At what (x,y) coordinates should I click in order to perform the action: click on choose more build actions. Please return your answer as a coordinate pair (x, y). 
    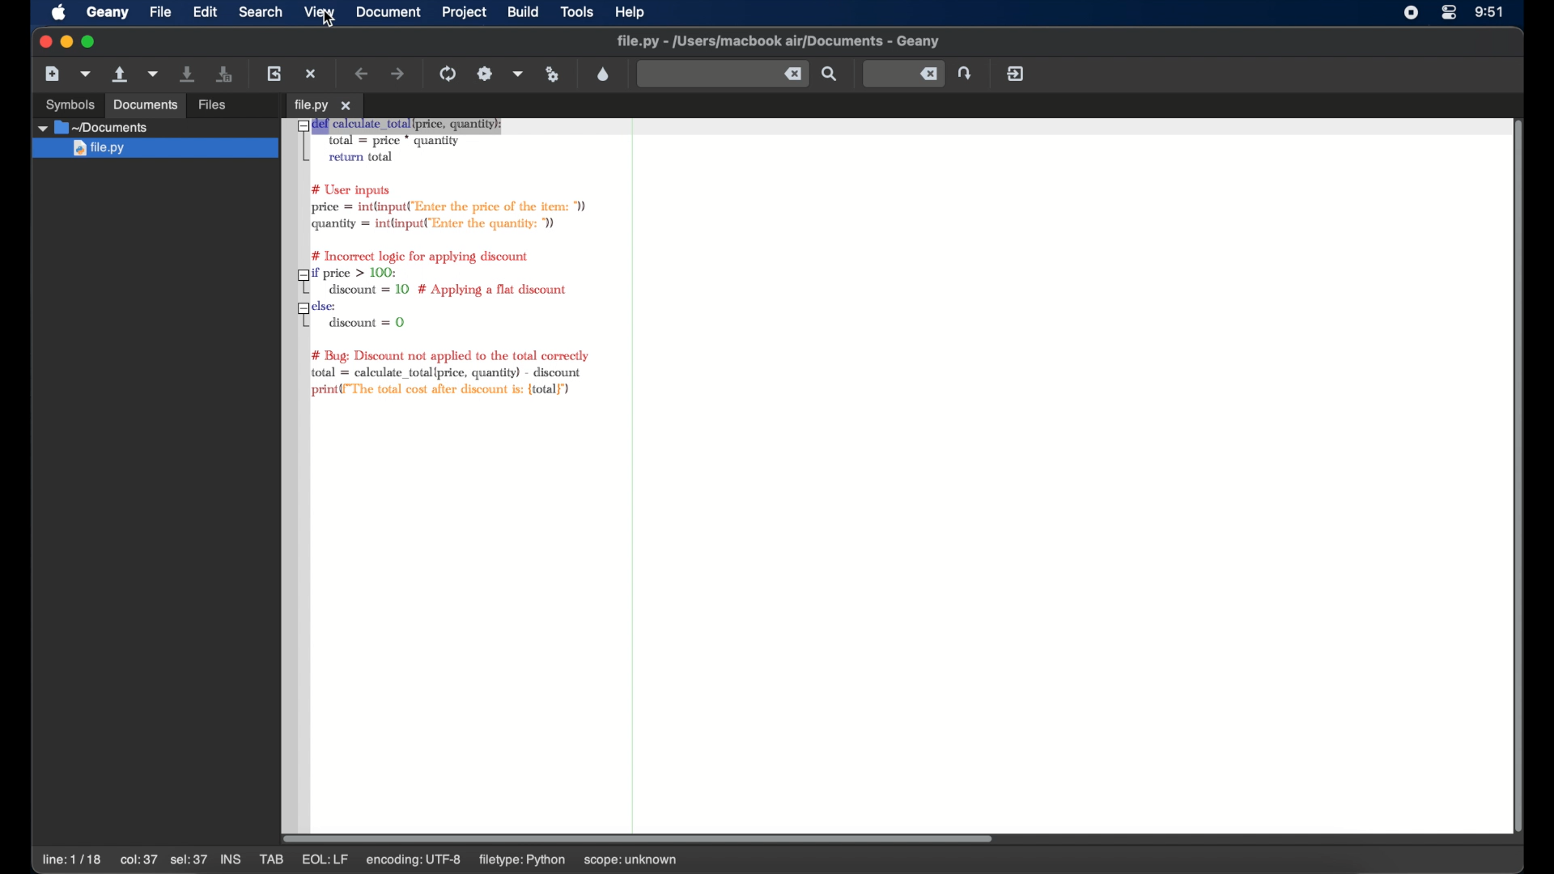
    Looking at the image, I should click on (519, 74).